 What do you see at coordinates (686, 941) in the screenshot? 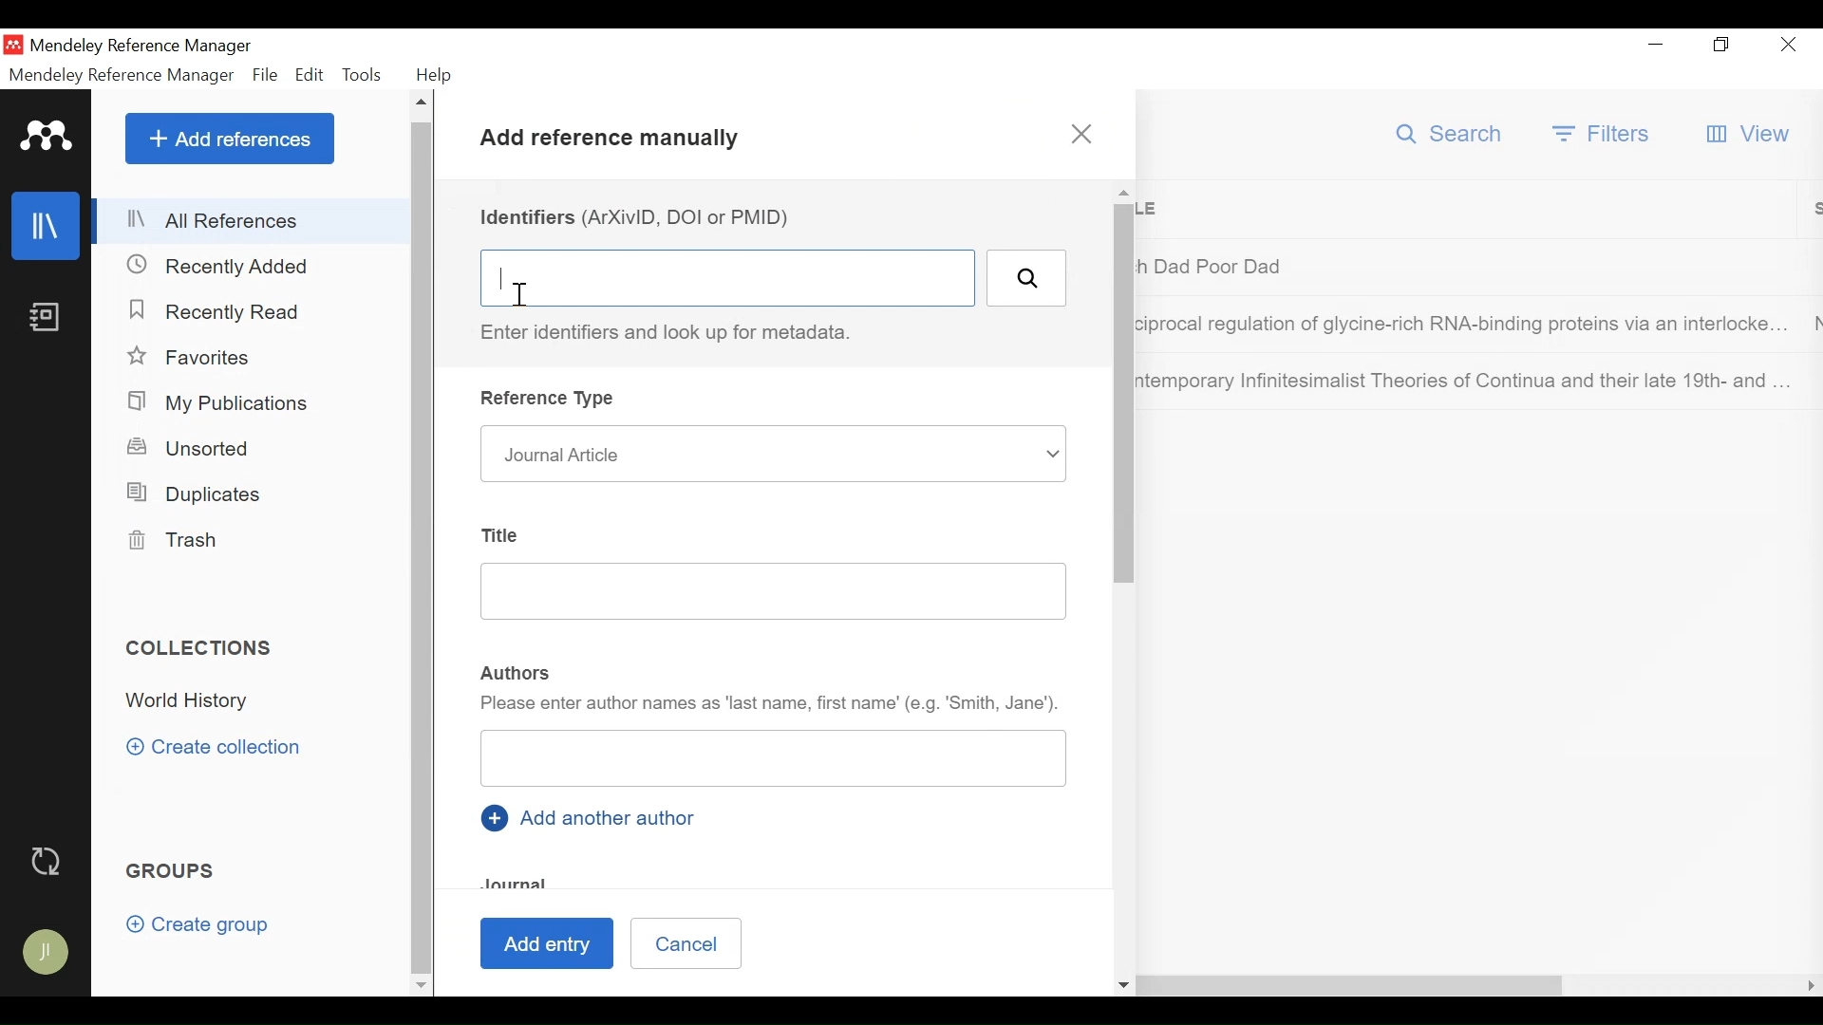
I see `Cancel` at bounding box center [686, 941].